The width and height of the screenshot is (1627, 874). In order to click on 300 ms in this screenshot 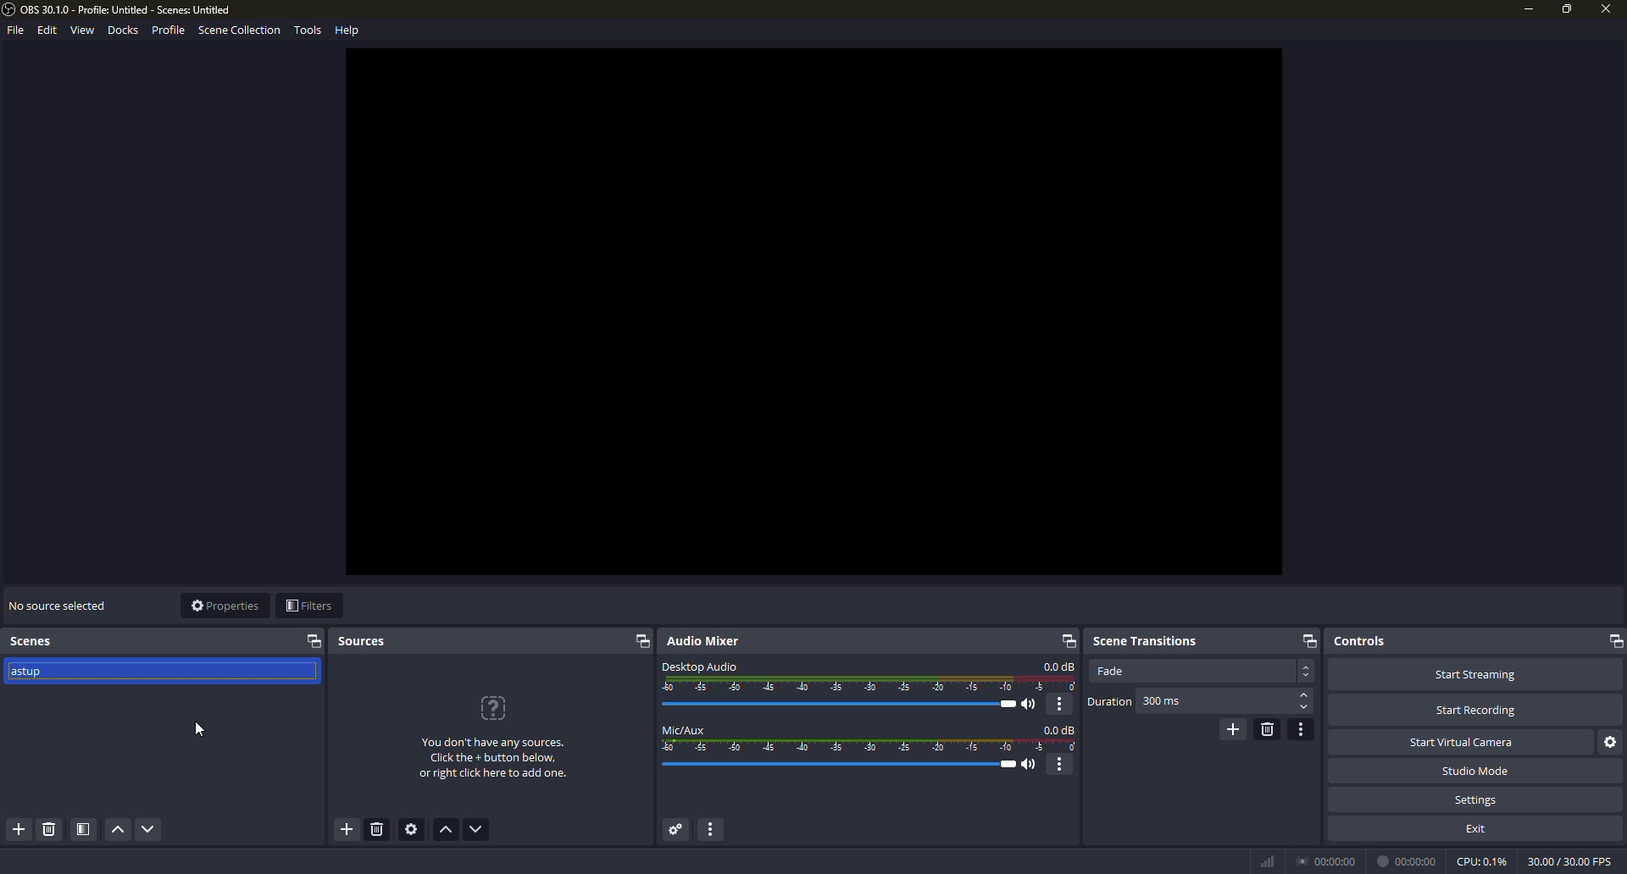, I will do `click(1163, 702)`.